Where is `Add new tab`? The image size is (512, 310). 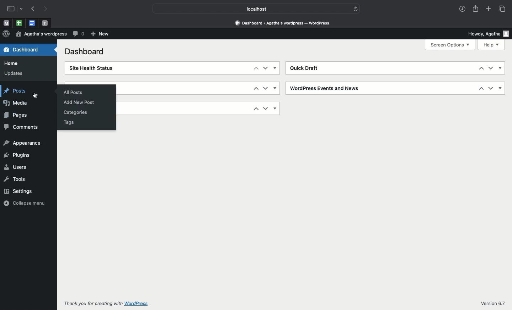 Add new tab is located at coordinates (489, 10).